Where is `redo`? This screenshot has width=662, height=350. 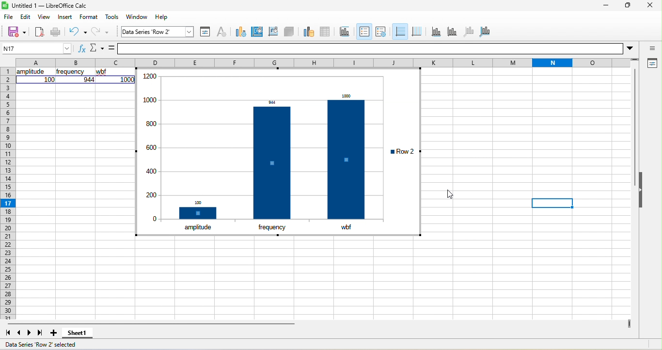
redo is located at coordinates (101, 32).